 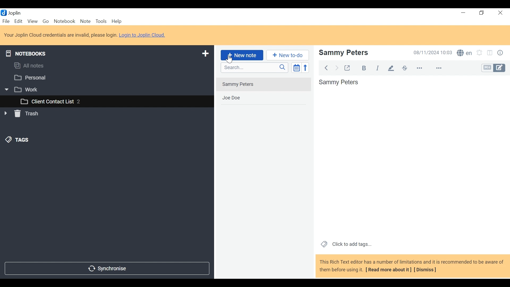 What do you see at coordinates (263, 98) in the screenshot?
I see `Jon Doe` at bounding box center [263, 98].